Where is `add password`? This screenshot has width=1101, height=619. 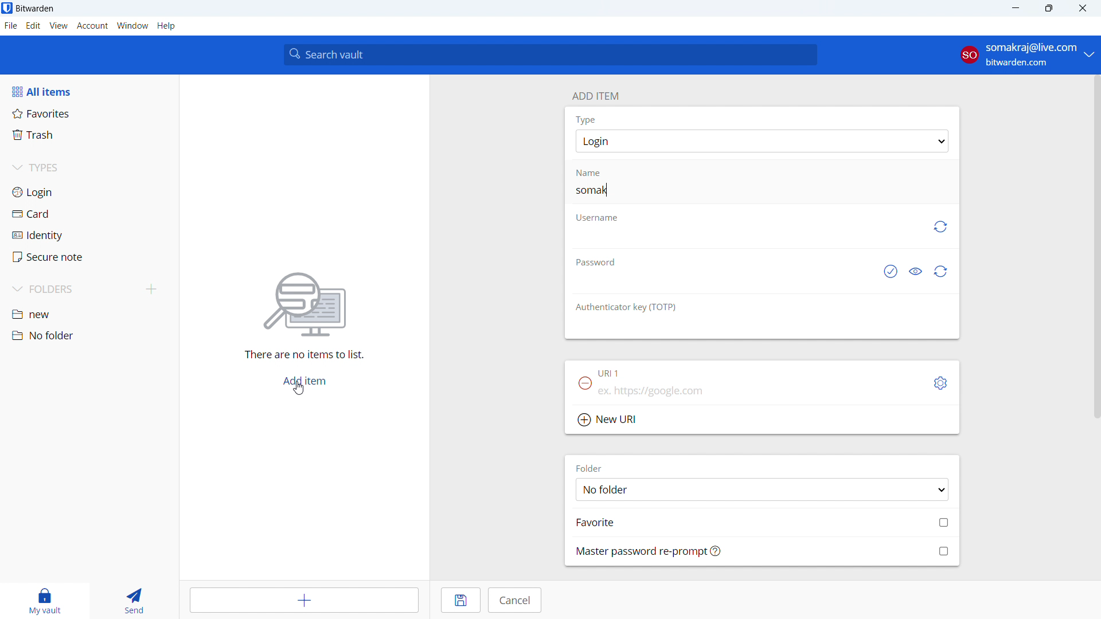 add password is located at coordinates (719, 283).